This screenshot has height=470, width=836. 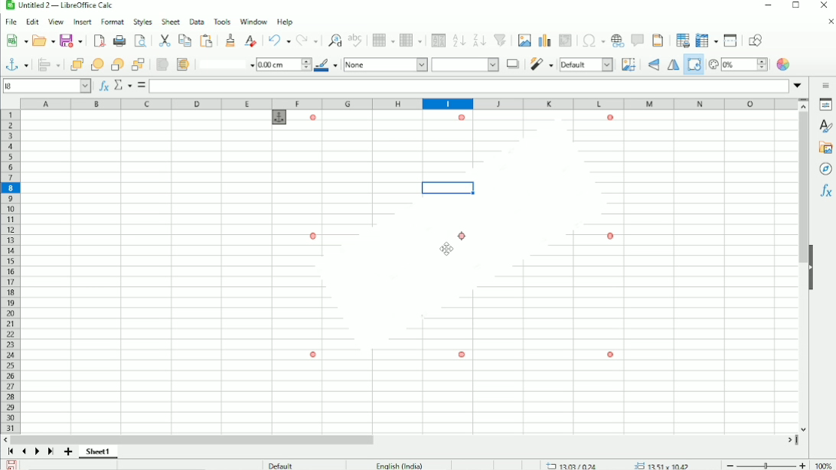 I want to click on Flip horizontally, so click(x=671, y=65).